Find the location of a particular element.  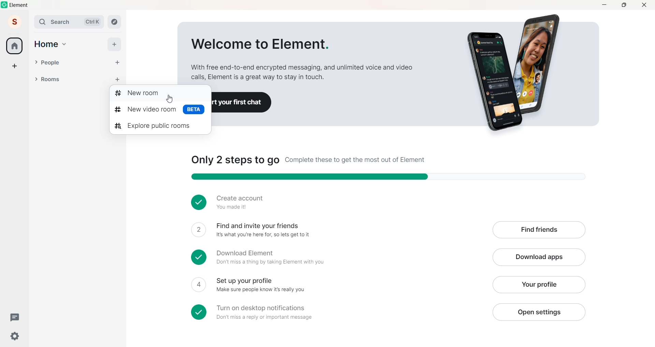

Search Bar is located at coordinates (57, 22).